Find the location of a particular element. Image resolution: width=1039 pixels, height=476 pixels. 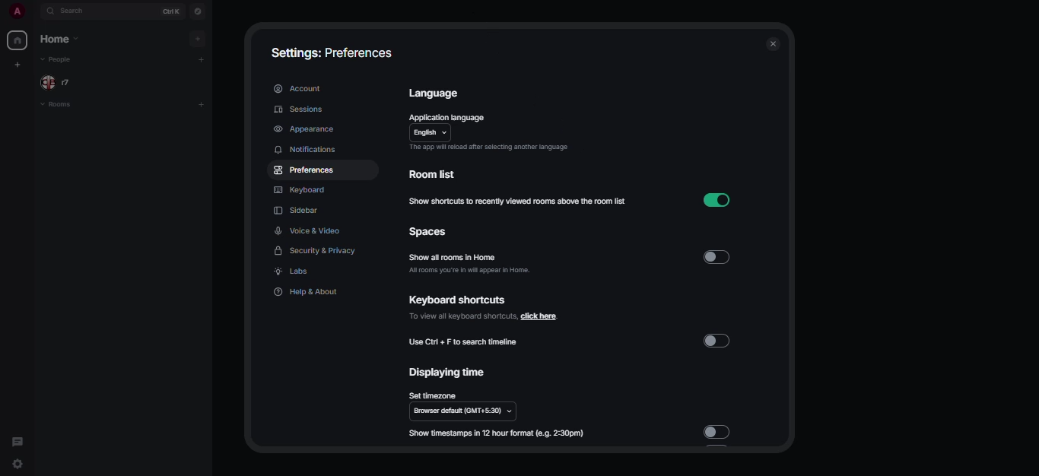

quick settings is located at coordinates (19, 463).